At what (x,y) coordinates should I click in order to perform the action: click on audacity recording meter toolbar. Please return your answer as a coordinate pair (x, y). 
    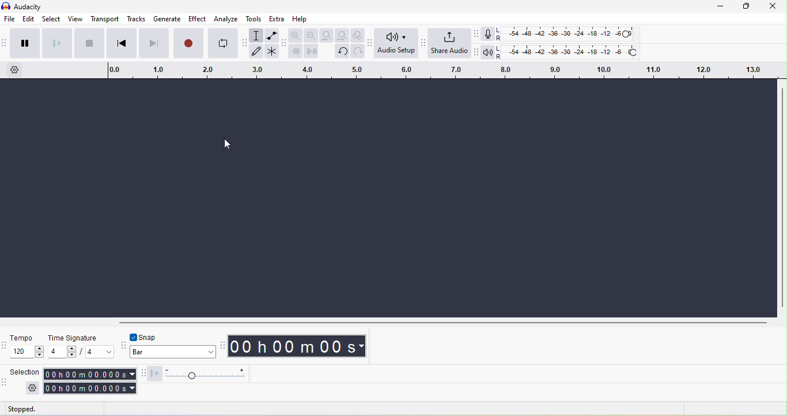
    Looking at the image, I should click on (478, 36).